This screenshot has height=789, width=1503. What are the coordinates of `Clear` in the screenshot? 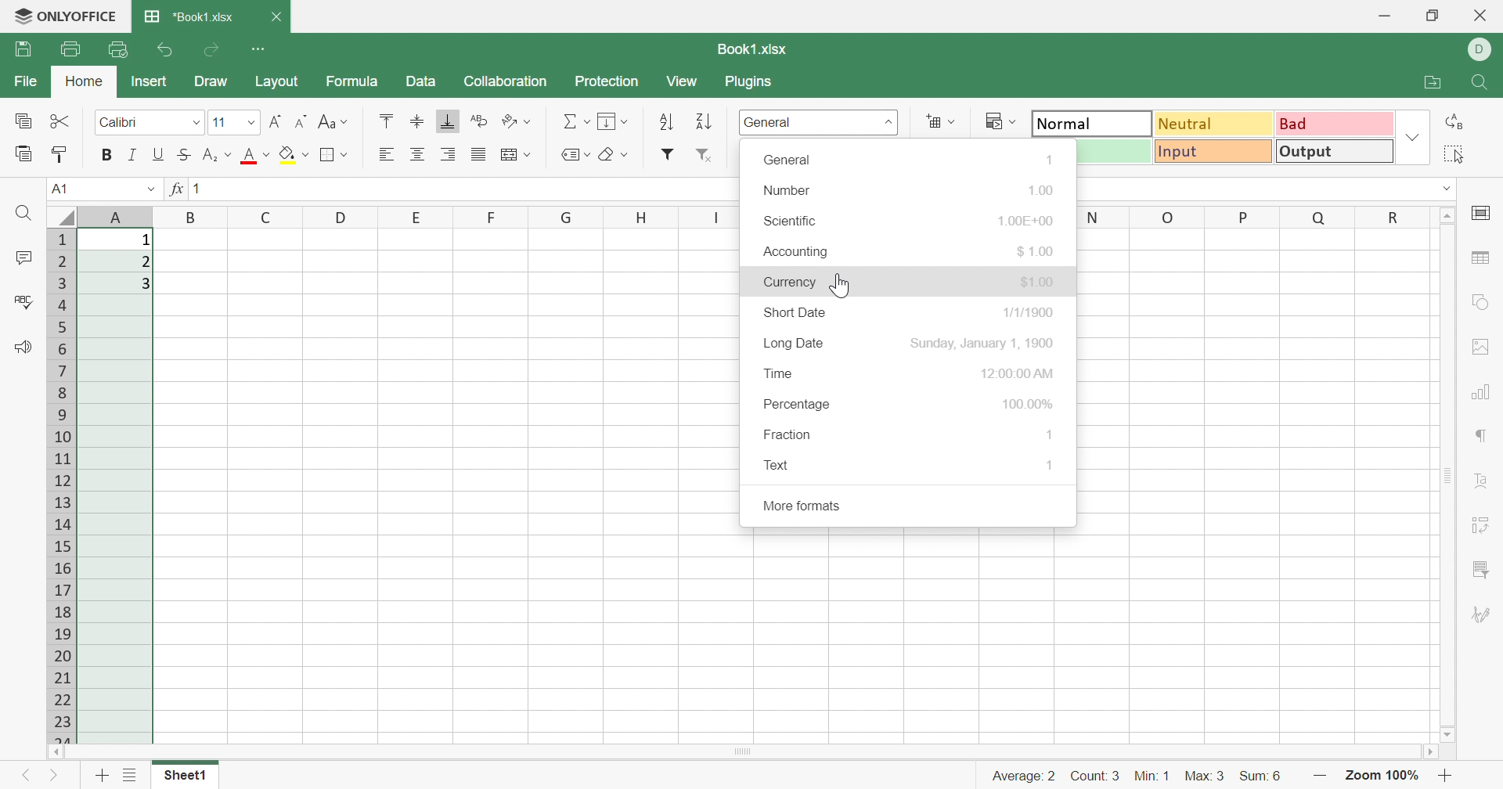 It's located at (613, 156).